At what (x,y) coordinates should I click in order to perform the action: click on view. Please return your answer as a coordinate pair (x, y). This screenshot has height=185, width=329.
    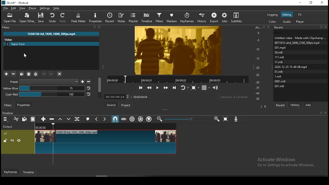
    Looking at the image, I should click on (23, 8).